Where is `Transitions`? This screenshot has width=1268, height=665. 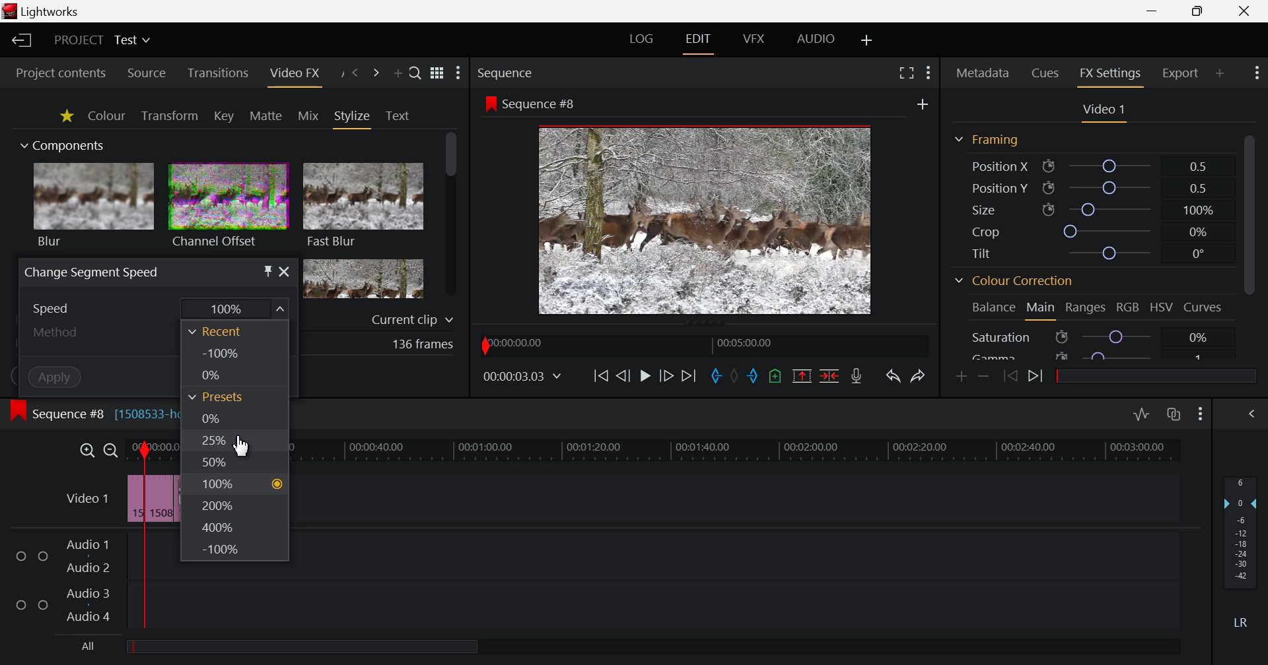 Transitions is located at coordinates (217, 74).